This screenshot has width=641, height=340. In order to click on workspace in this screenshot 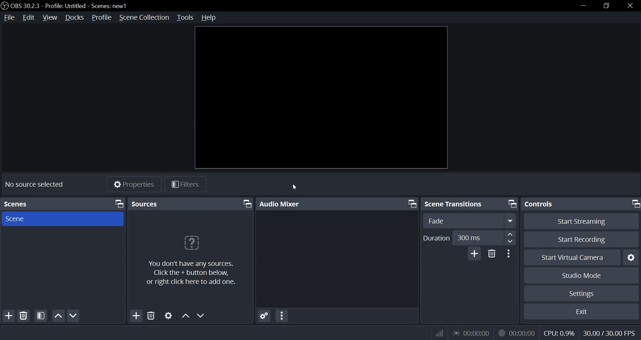, I will do `click(320, 99)`.